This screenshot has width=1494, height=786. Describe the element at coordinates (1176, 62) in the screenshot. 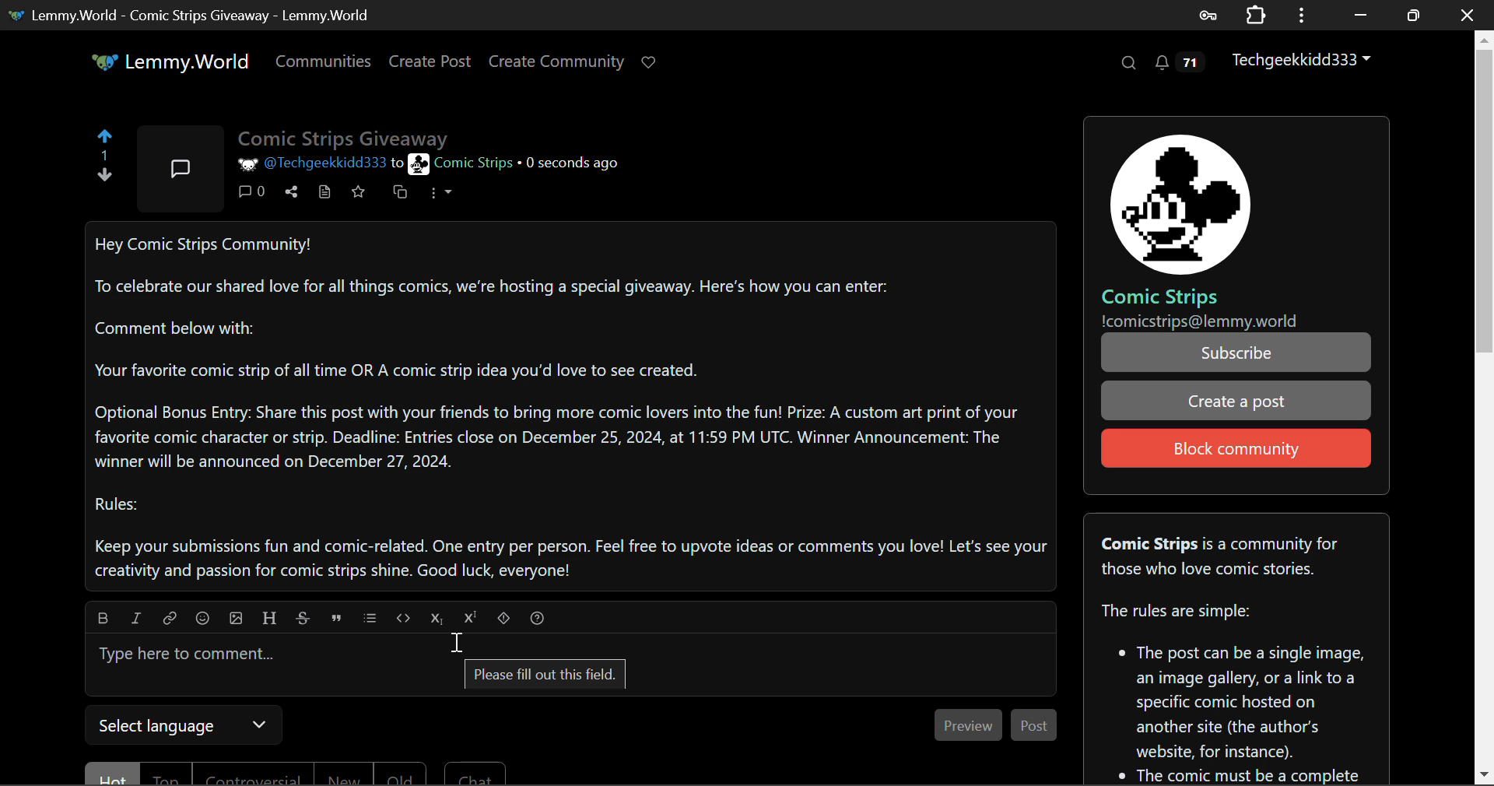

I see `Notifications` at that location.